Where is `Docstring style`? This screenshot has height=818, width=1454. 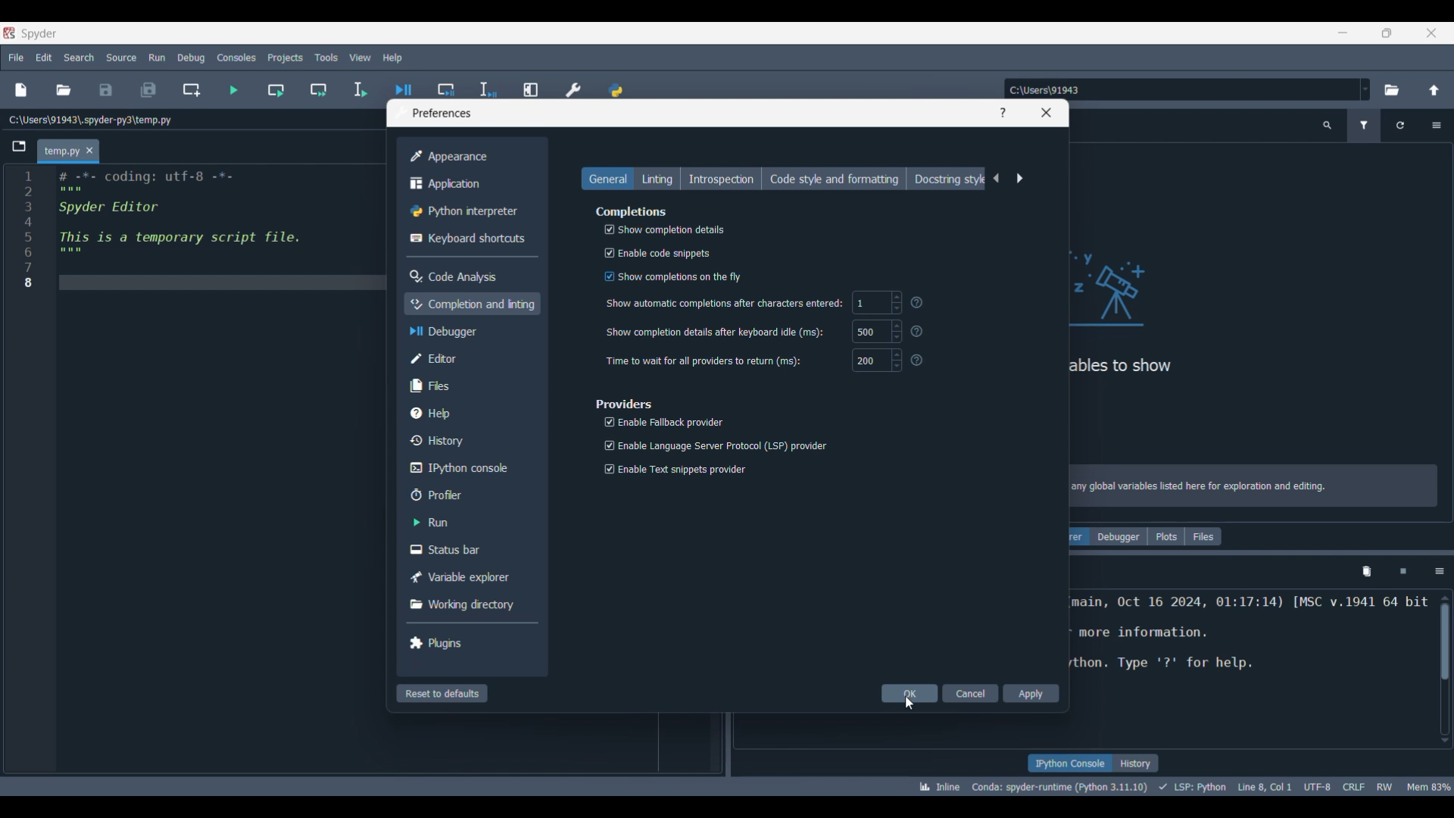 Docstring style is located at coordinates (947, 179).